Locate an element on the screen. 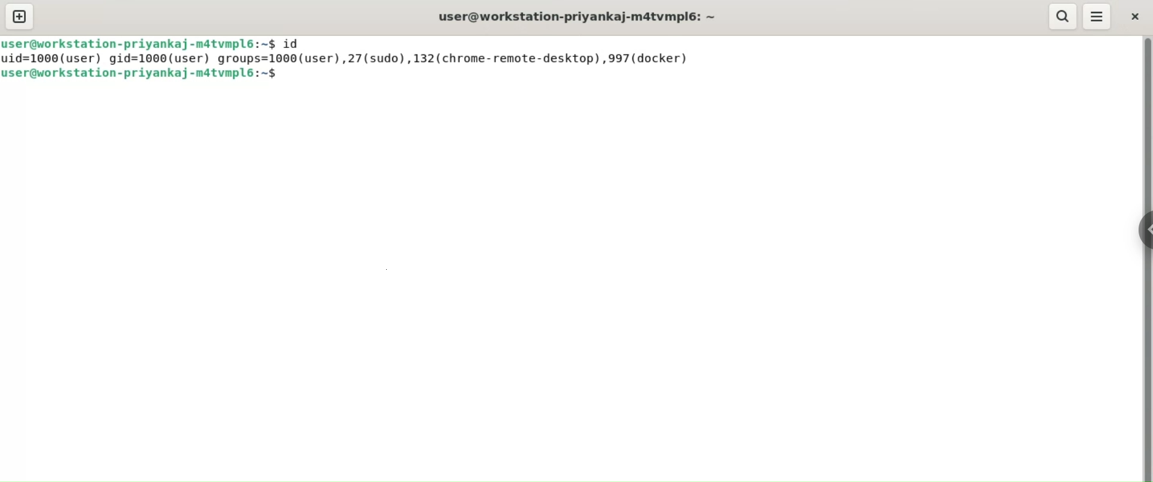 The image size is (1153, 482). command: id is located at coordinates (299, 44).